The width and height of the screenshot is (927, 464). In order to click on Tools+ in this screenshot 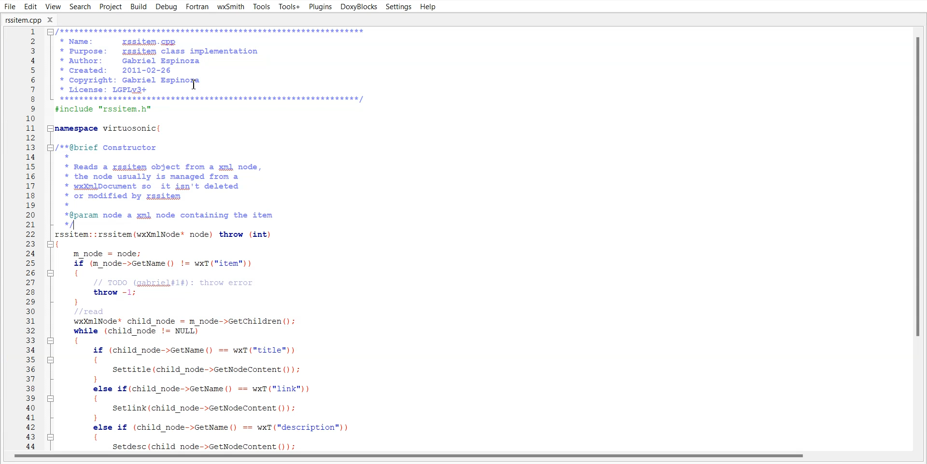, I will do `click(289, 7)`.